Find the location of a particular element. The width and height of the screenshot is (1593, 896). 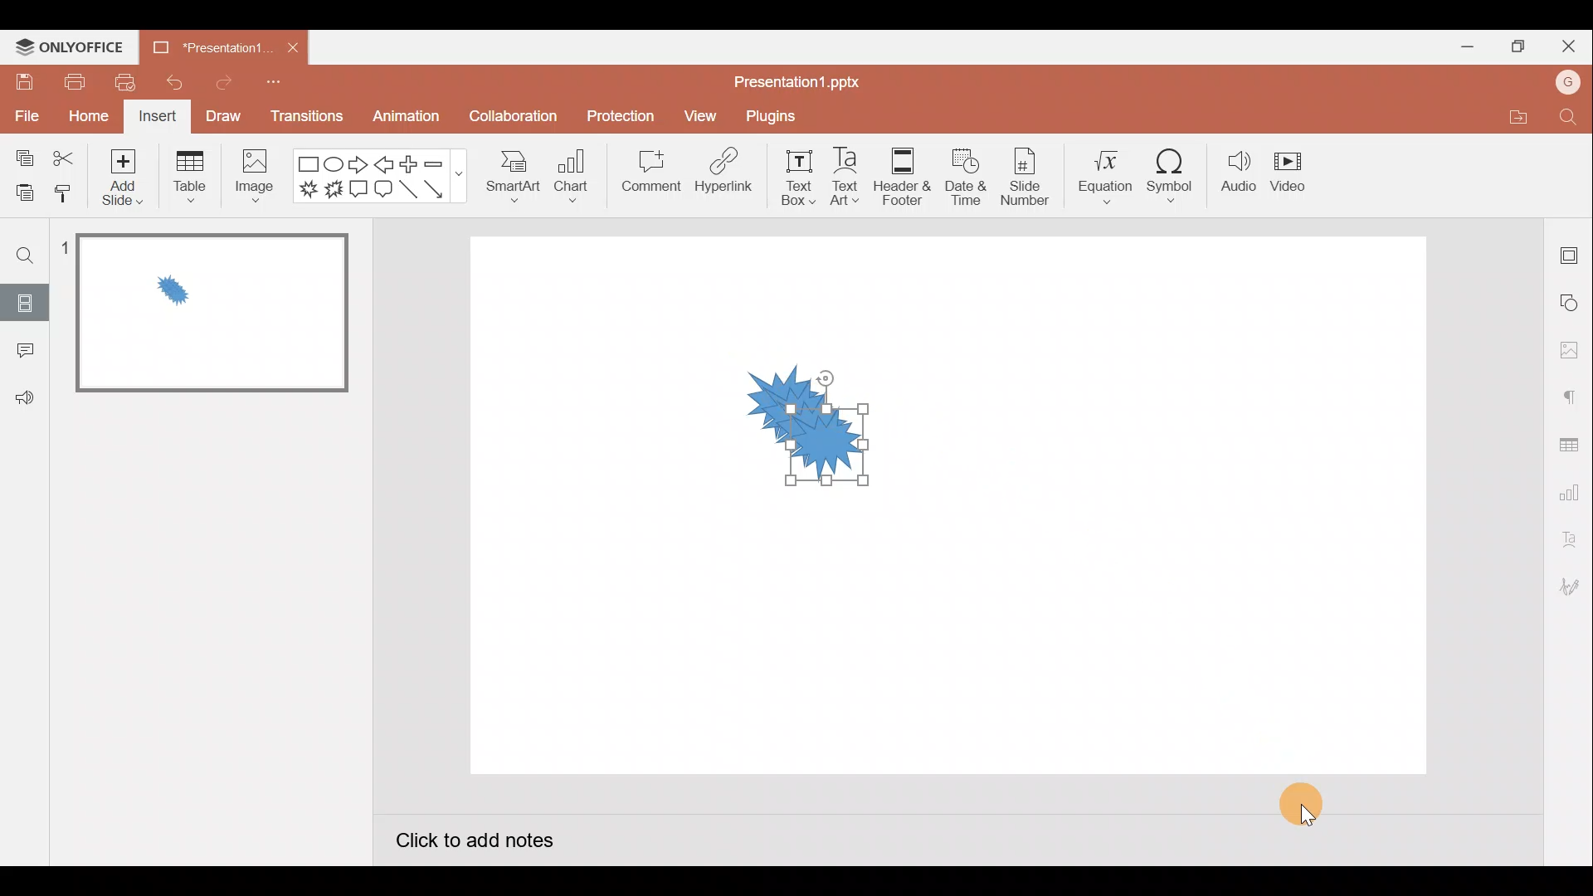

Signature settings is located at coordinates (1572, 587).